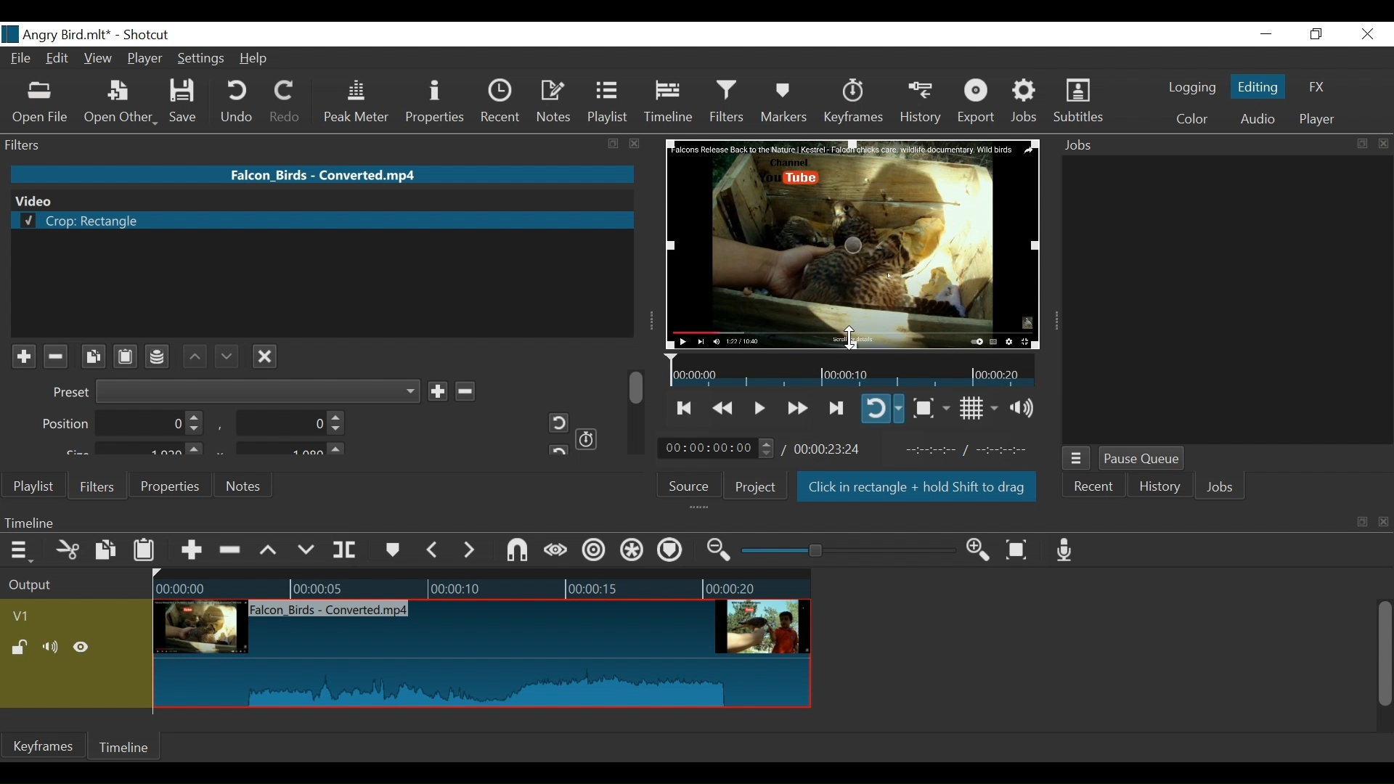  I want to click on Mute, so click(53, 648).